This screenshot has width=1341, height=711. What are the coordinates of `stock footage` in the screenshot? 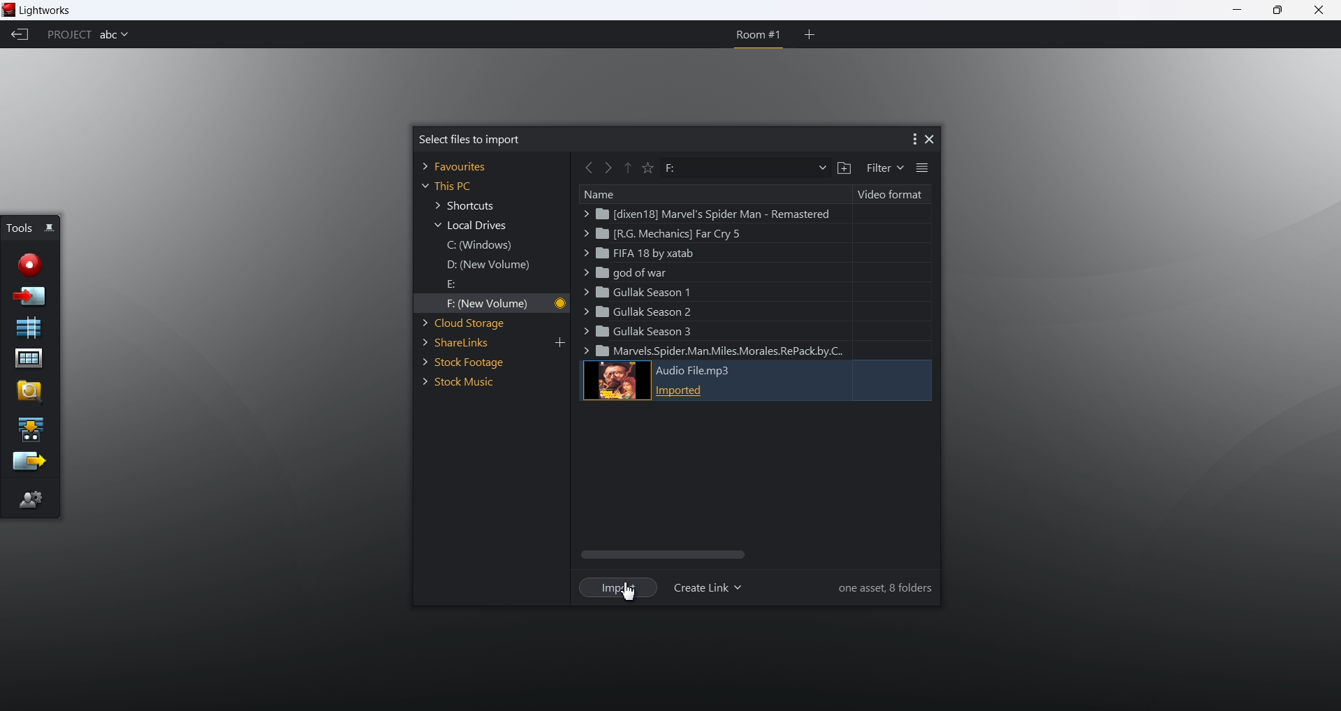 It's located at (467, 362).